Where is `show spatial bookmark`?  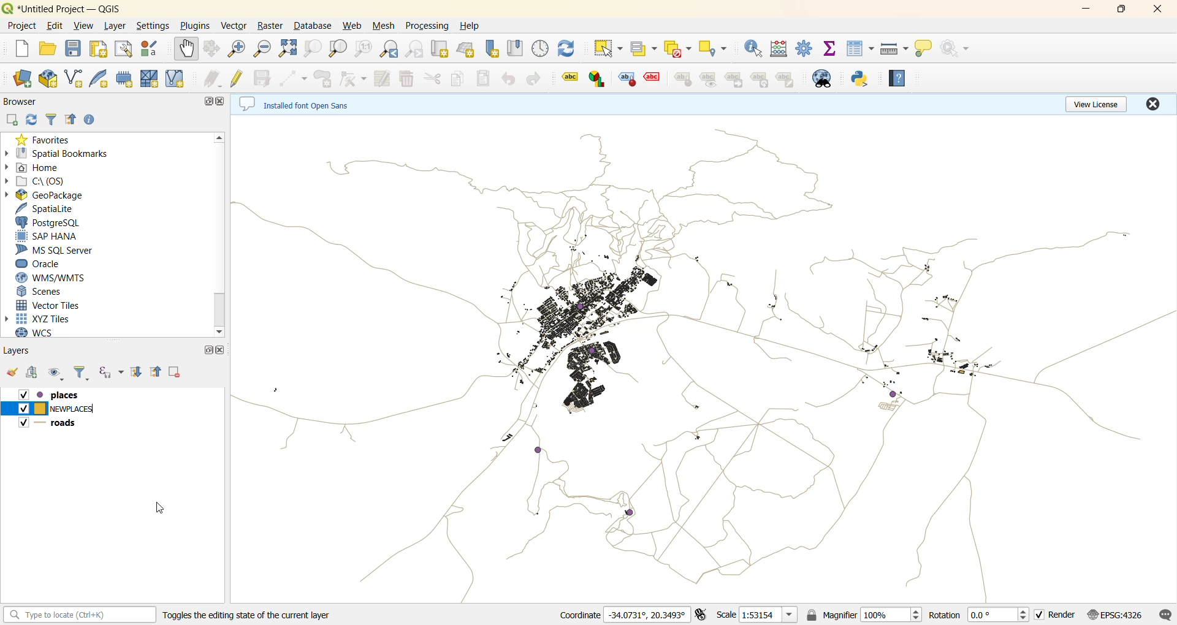
show spatial bookmark is located at coordinates (517, 48).